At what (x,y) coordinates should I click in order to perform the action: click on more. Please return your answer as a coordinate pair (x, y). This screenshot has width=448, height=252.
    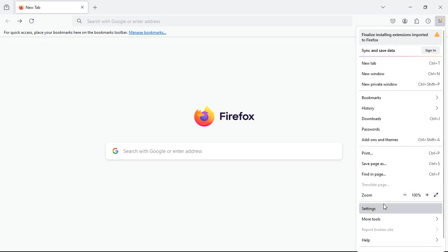
    Looking at the image, I should click on (384, 7).